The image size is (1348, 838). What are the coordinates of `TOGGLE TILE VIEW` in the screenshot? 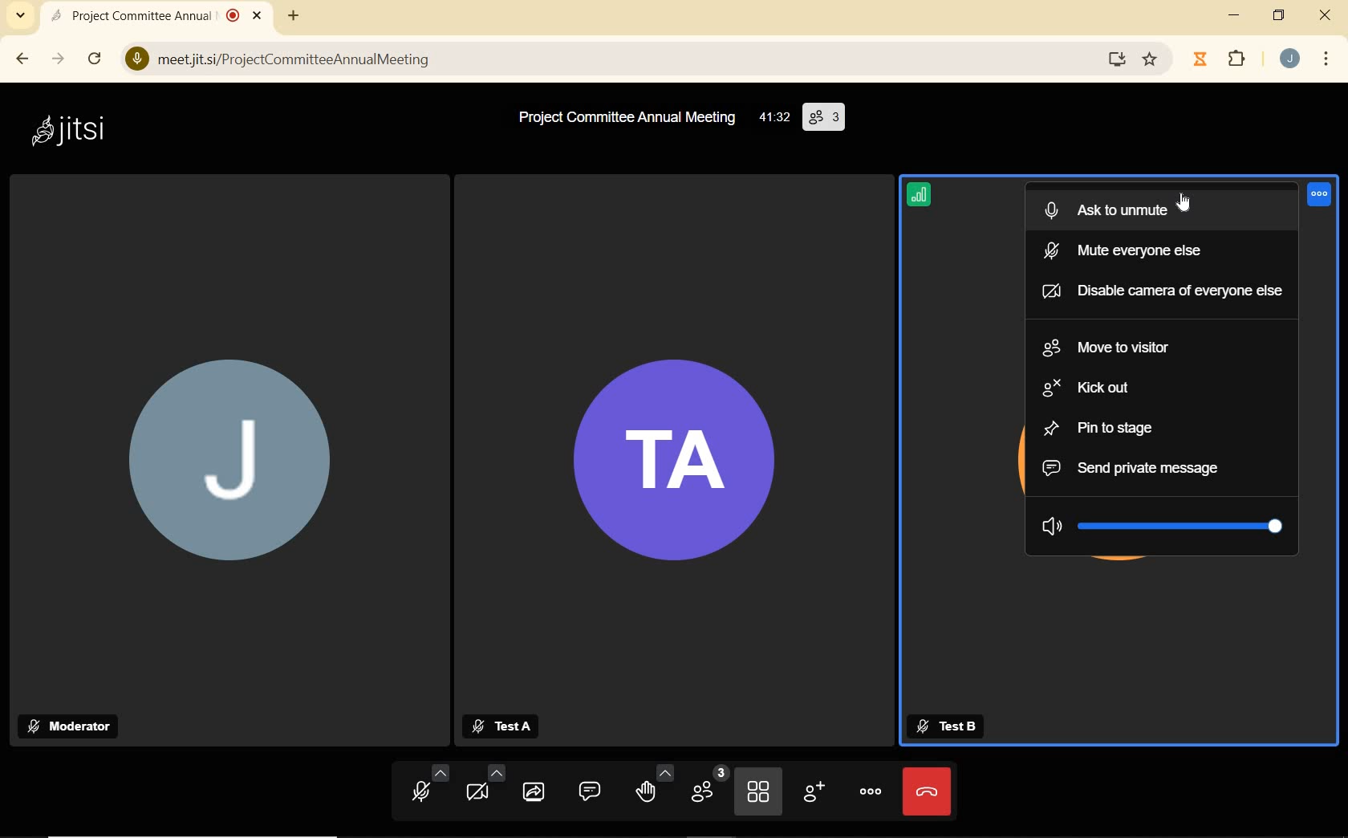 It's located at (760, 791).